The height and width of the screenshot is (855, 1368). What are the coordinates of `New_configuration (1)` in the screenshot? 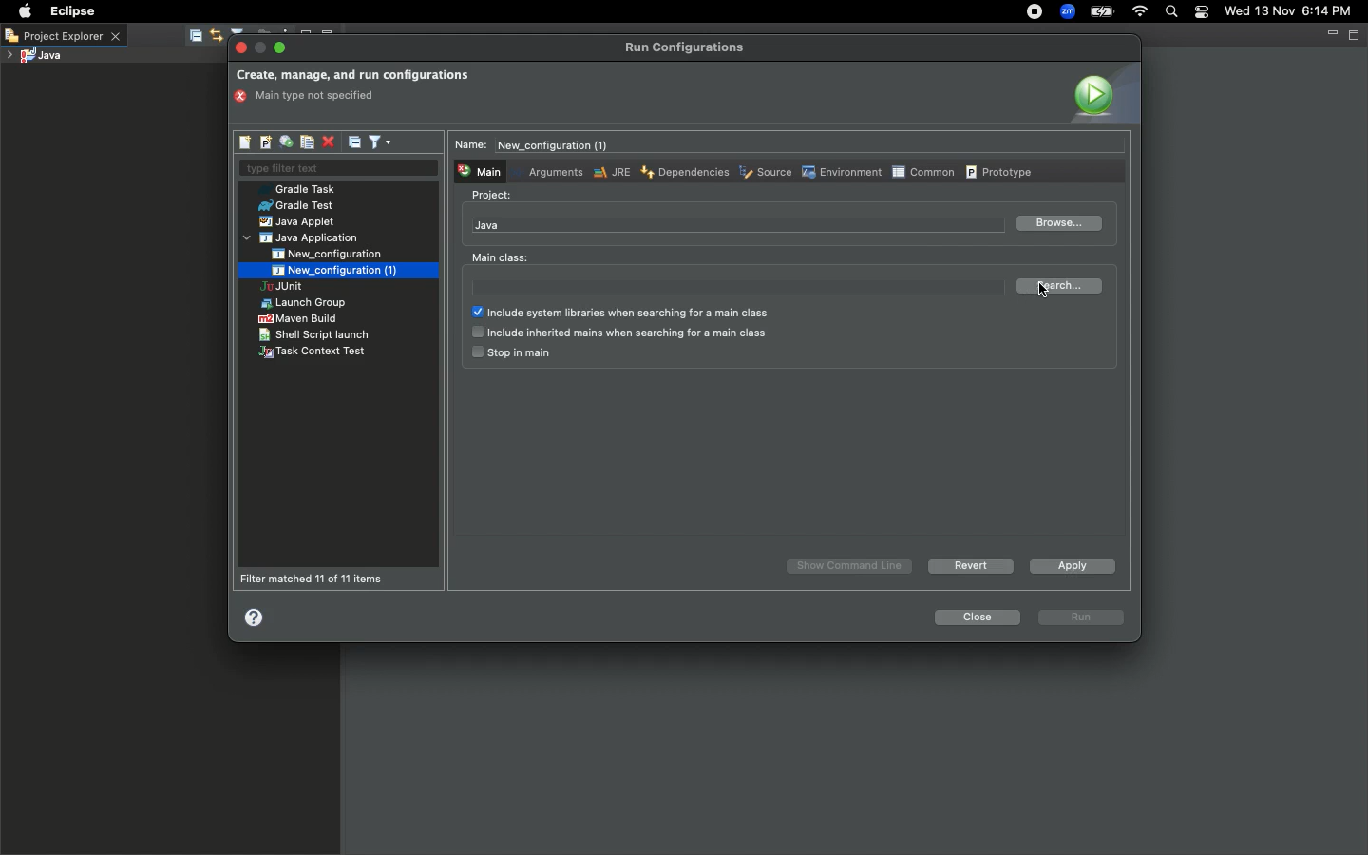 It's located at (332, 270).